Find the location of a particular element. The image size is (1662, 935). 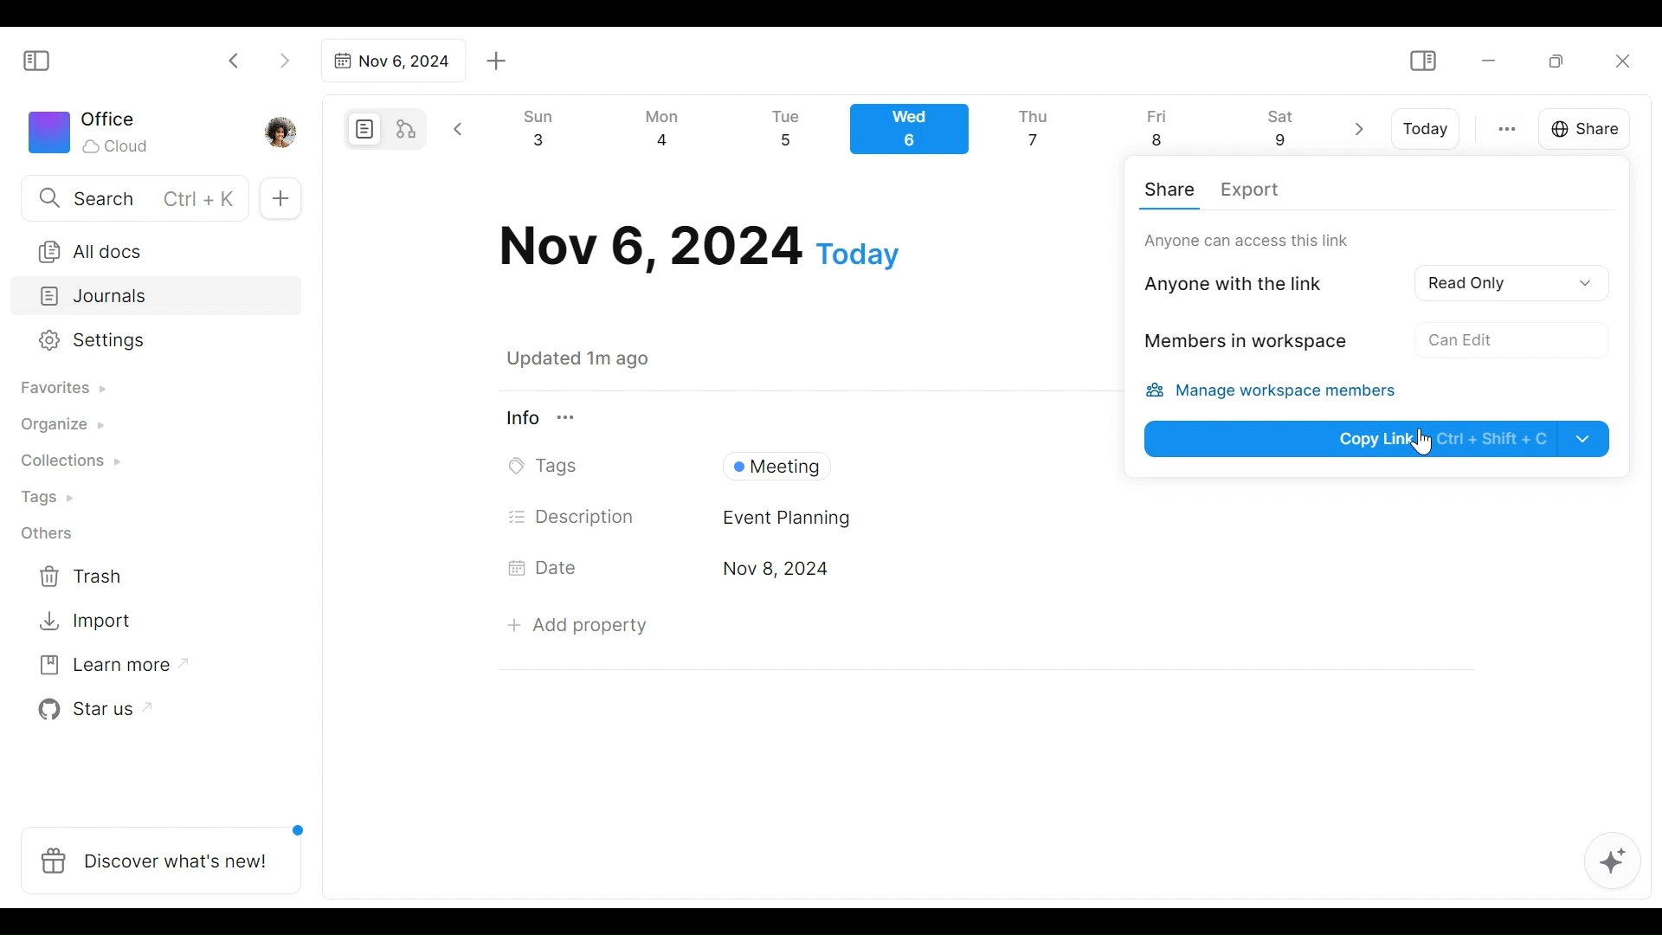

Show/Hide Sidebar is located at coordinates (1422, 61).